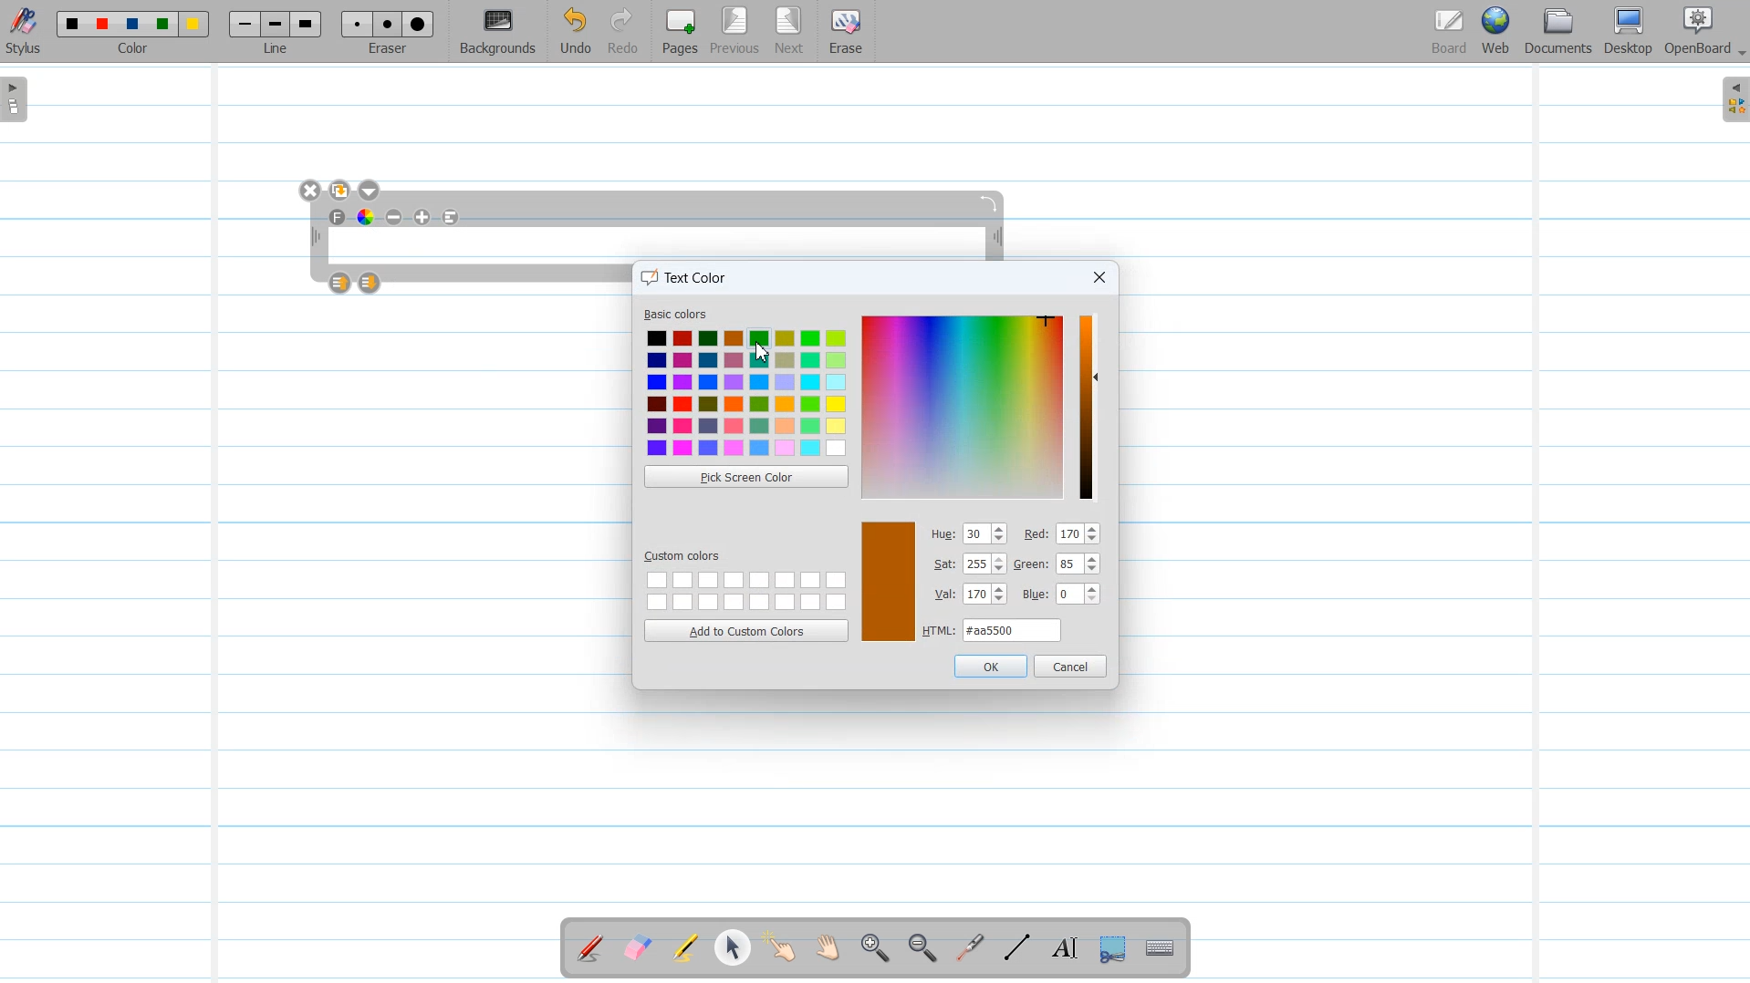  Describe the element at coordinates (1098, 278) in the screenshot. I see `Close window` at that location.